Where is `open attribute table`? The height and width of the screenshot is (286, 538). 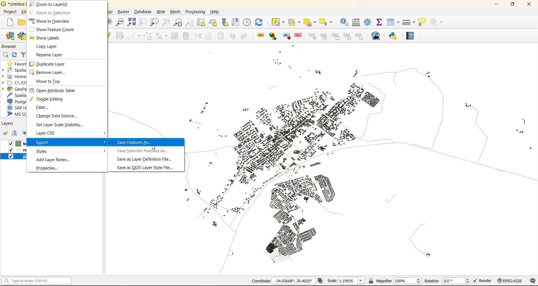
open attribute table is located at coordinates (52, 90).